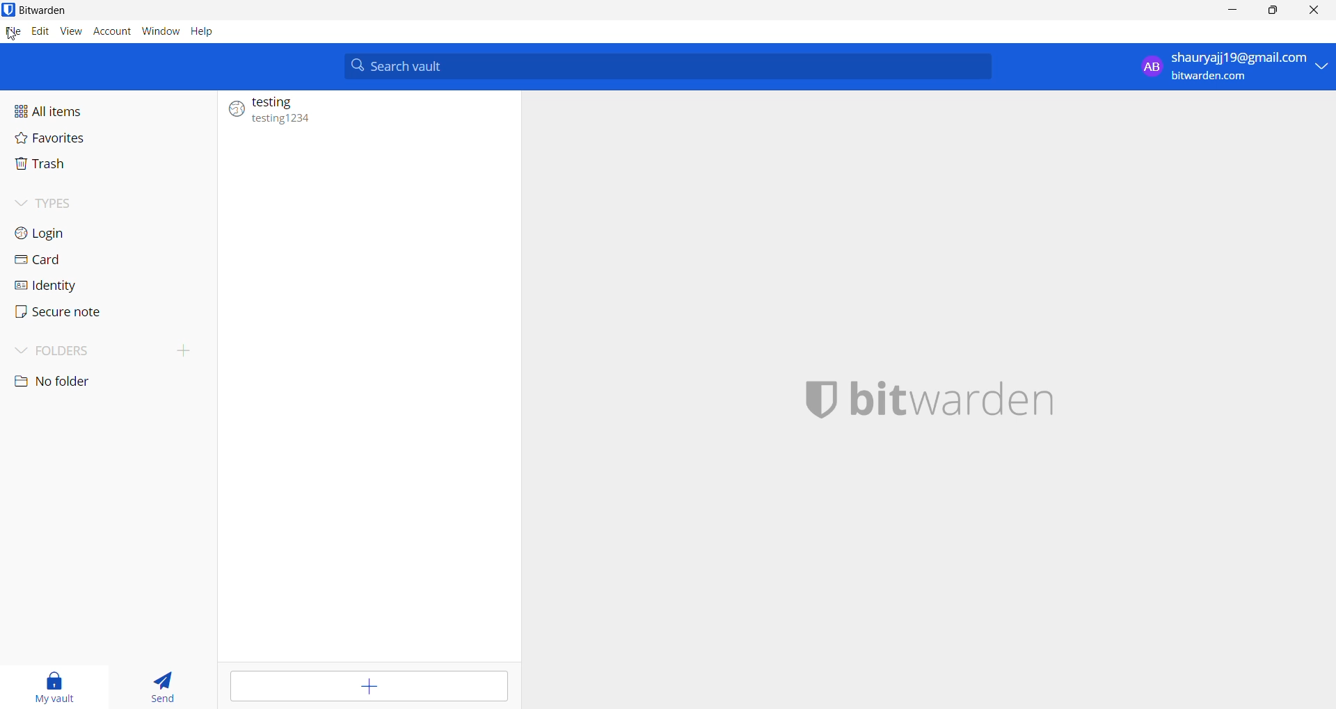 This screenshot has height=709, width=1336. I want to click on secure note, so click(81, 313).